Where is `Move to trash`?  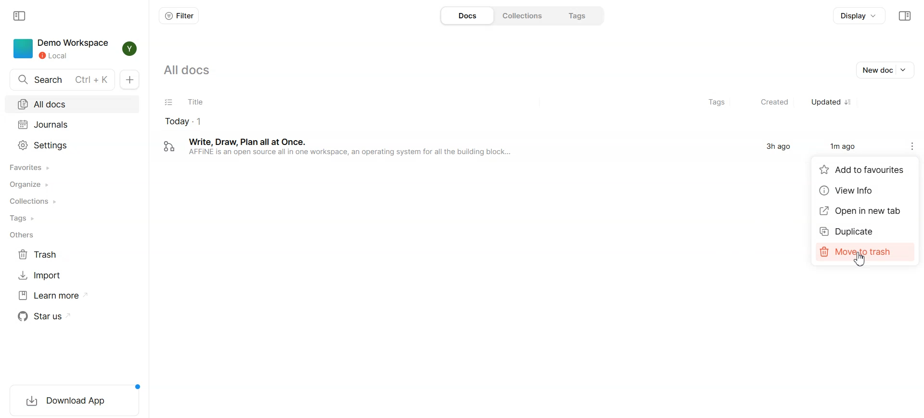
Move to trash is located at coordinates (866, 251).